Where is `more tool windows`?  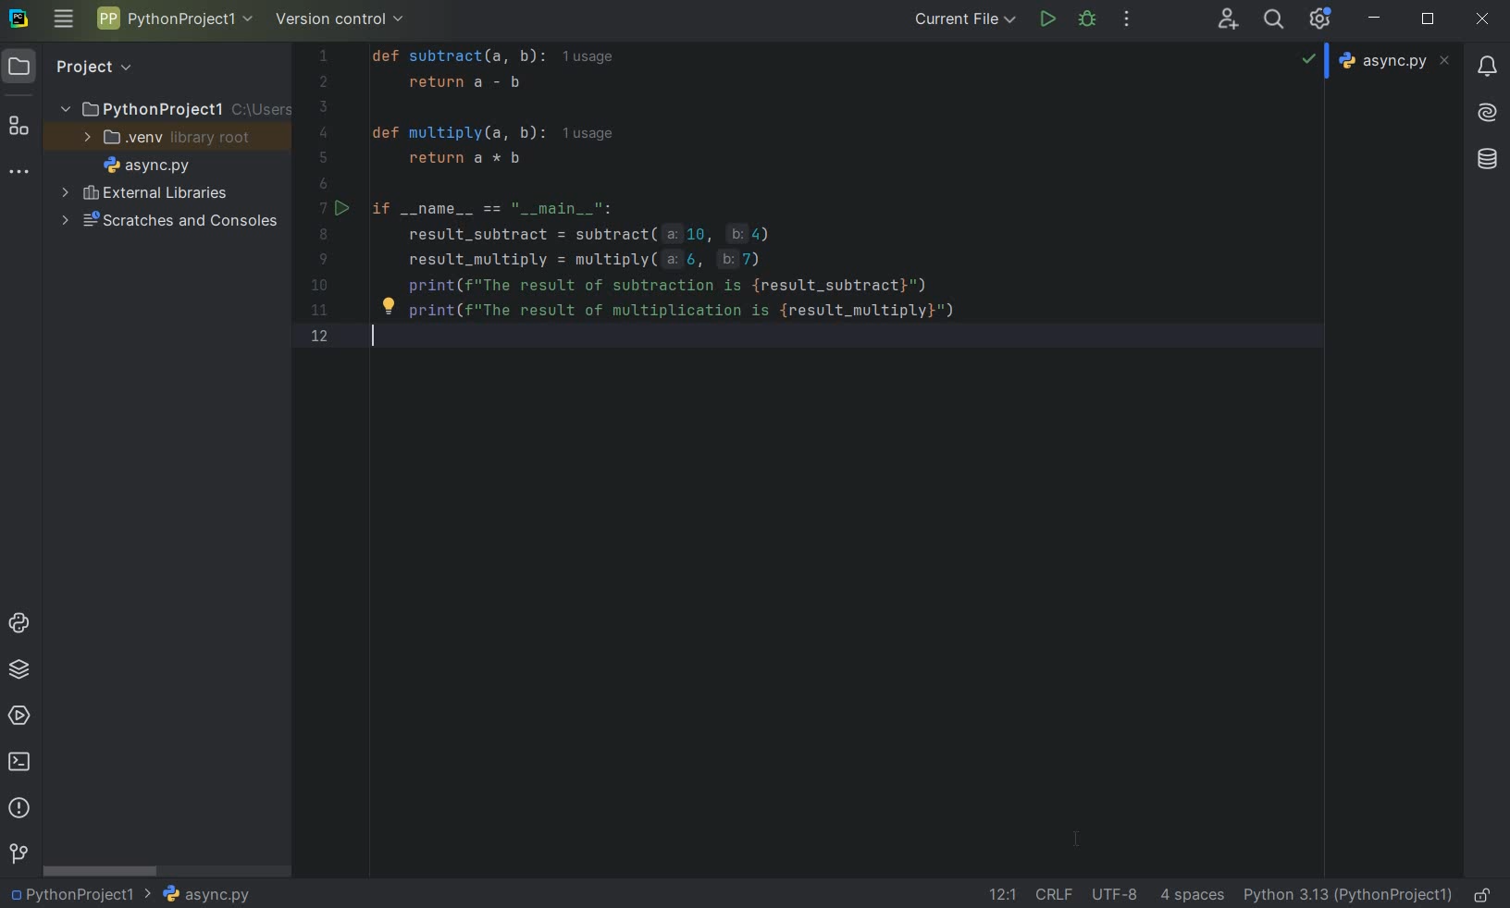 more tool windows is located at coordinates (17, 172).